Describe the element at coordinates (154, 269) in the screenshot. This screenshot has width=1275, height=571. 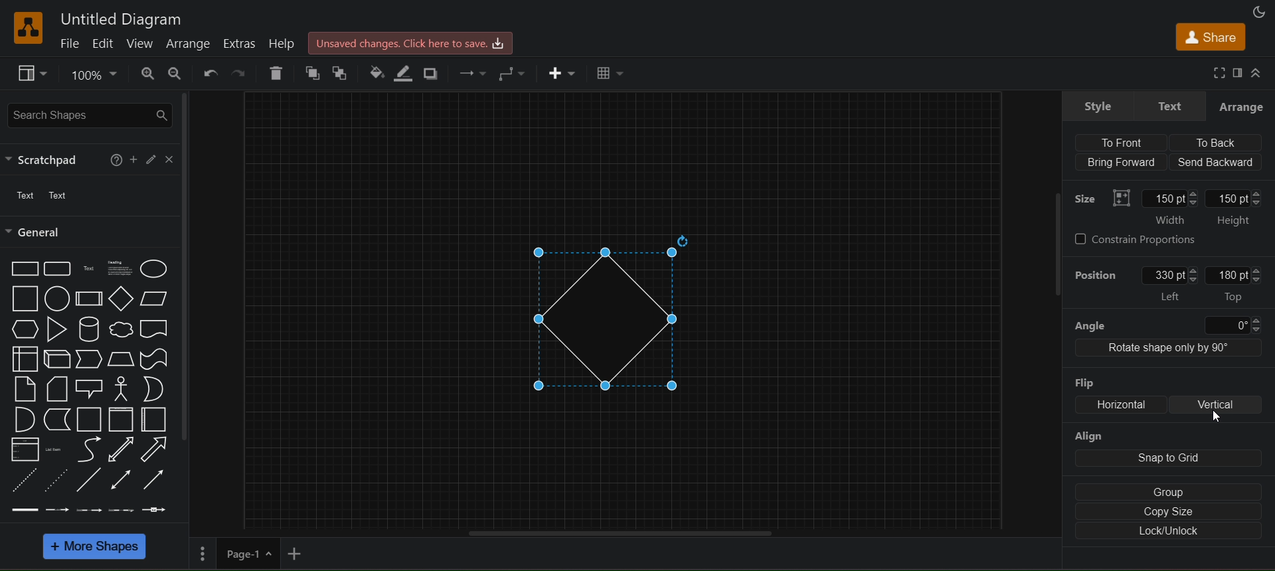
I see `ellipse` at that location.